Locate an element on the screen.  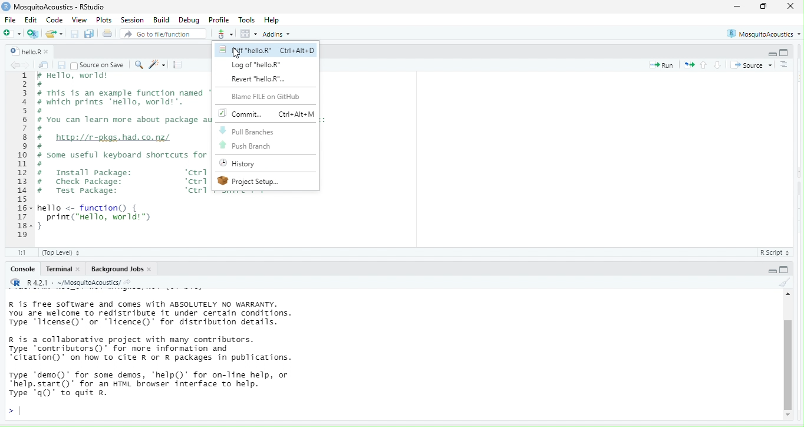
git is located at coordinates (224, 34).